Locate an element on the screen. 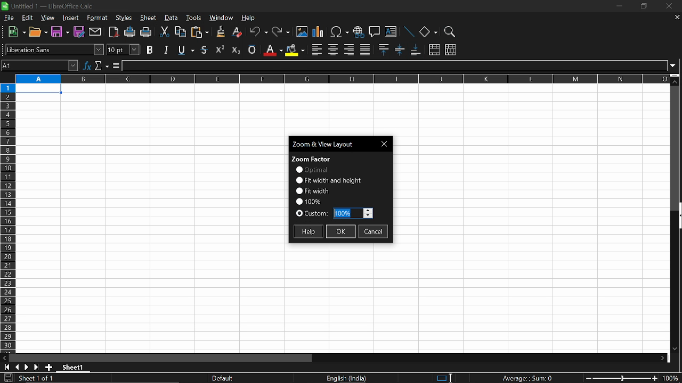  sheet is located at coordinates (149, 19).